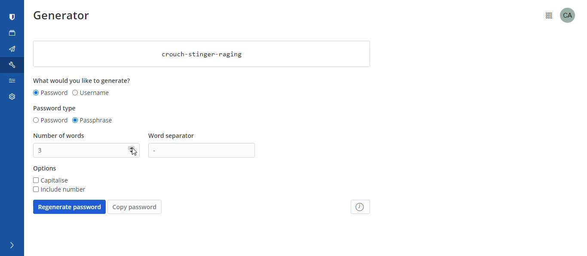  What do you see at coordinates (64, 17) in the screenshot?
I see `generator` at bounding box center [64, 17].